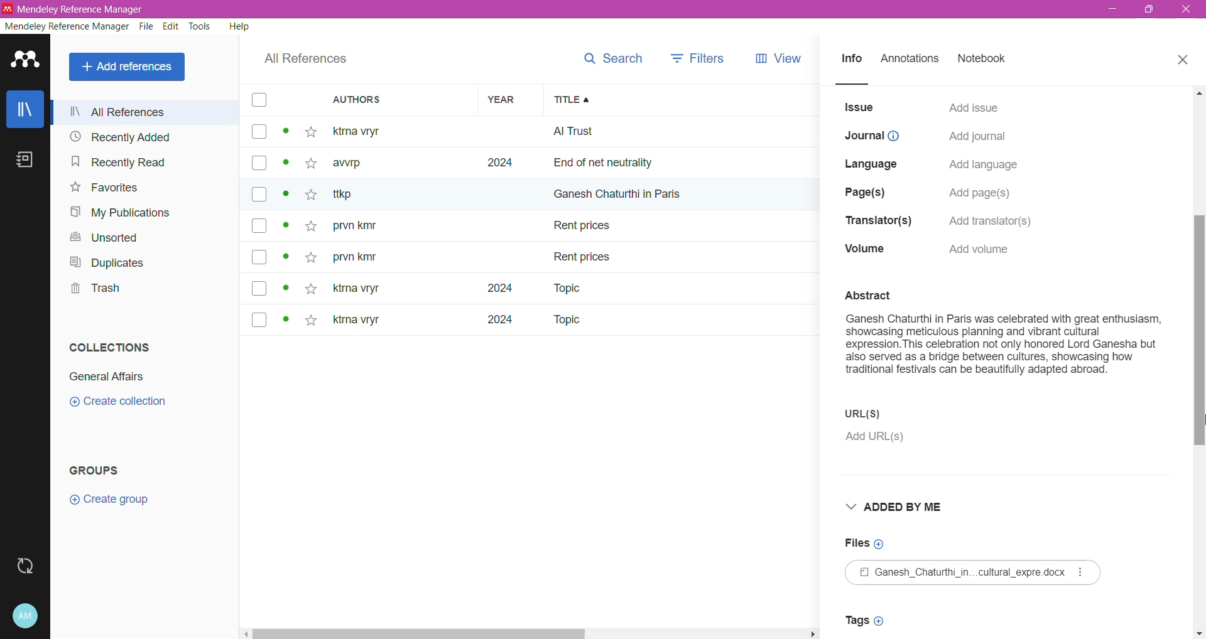  What do you see at coordinates (532, 634) in the screenshot?
I see `Horizontal Scroll Bar` at bounding box center [532, 634].